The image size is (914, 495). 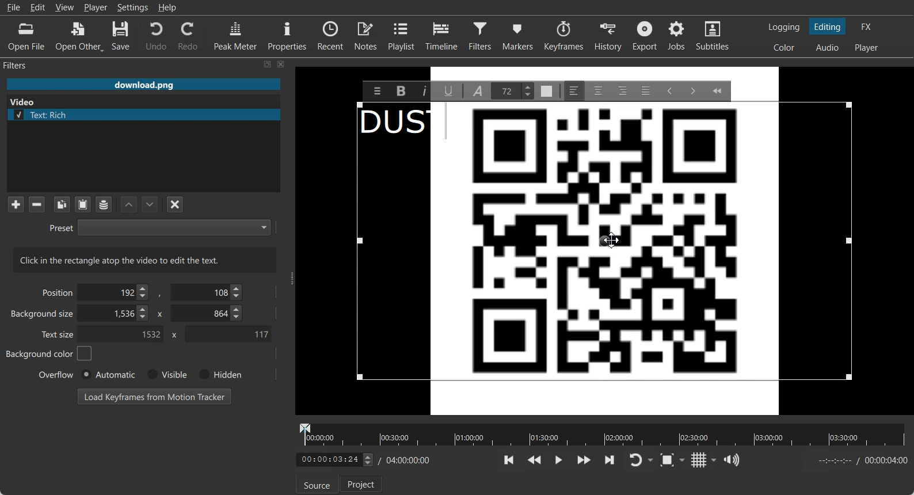 What do you see at coordinates (143, 84) in the screenshot?
I see `File` at bounding box center [143, 84].